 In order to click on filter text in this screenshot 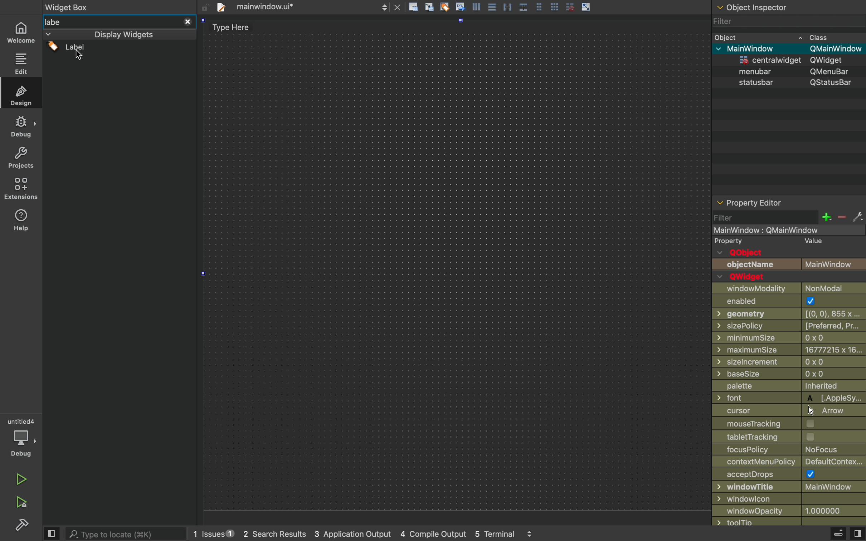, I will do `click(64, 22)`.